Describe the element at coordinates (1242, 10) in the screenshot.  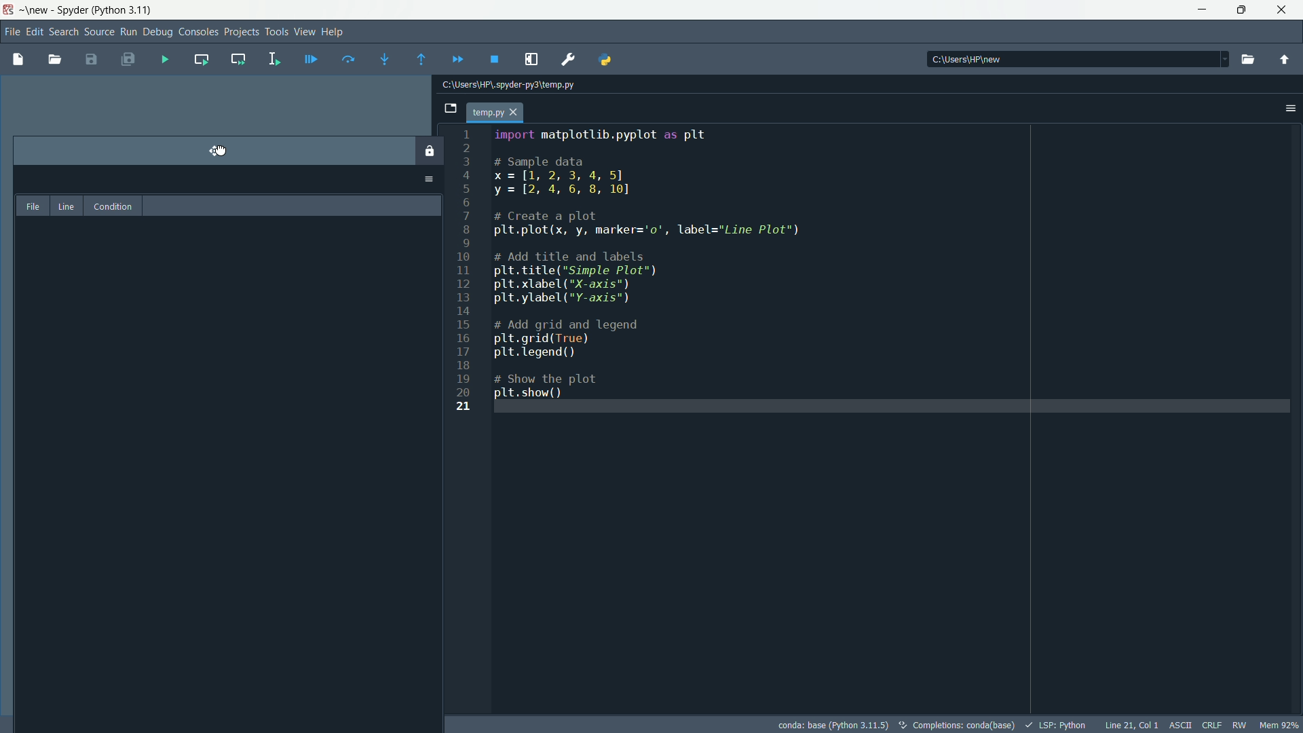
I see `close app` at that location.